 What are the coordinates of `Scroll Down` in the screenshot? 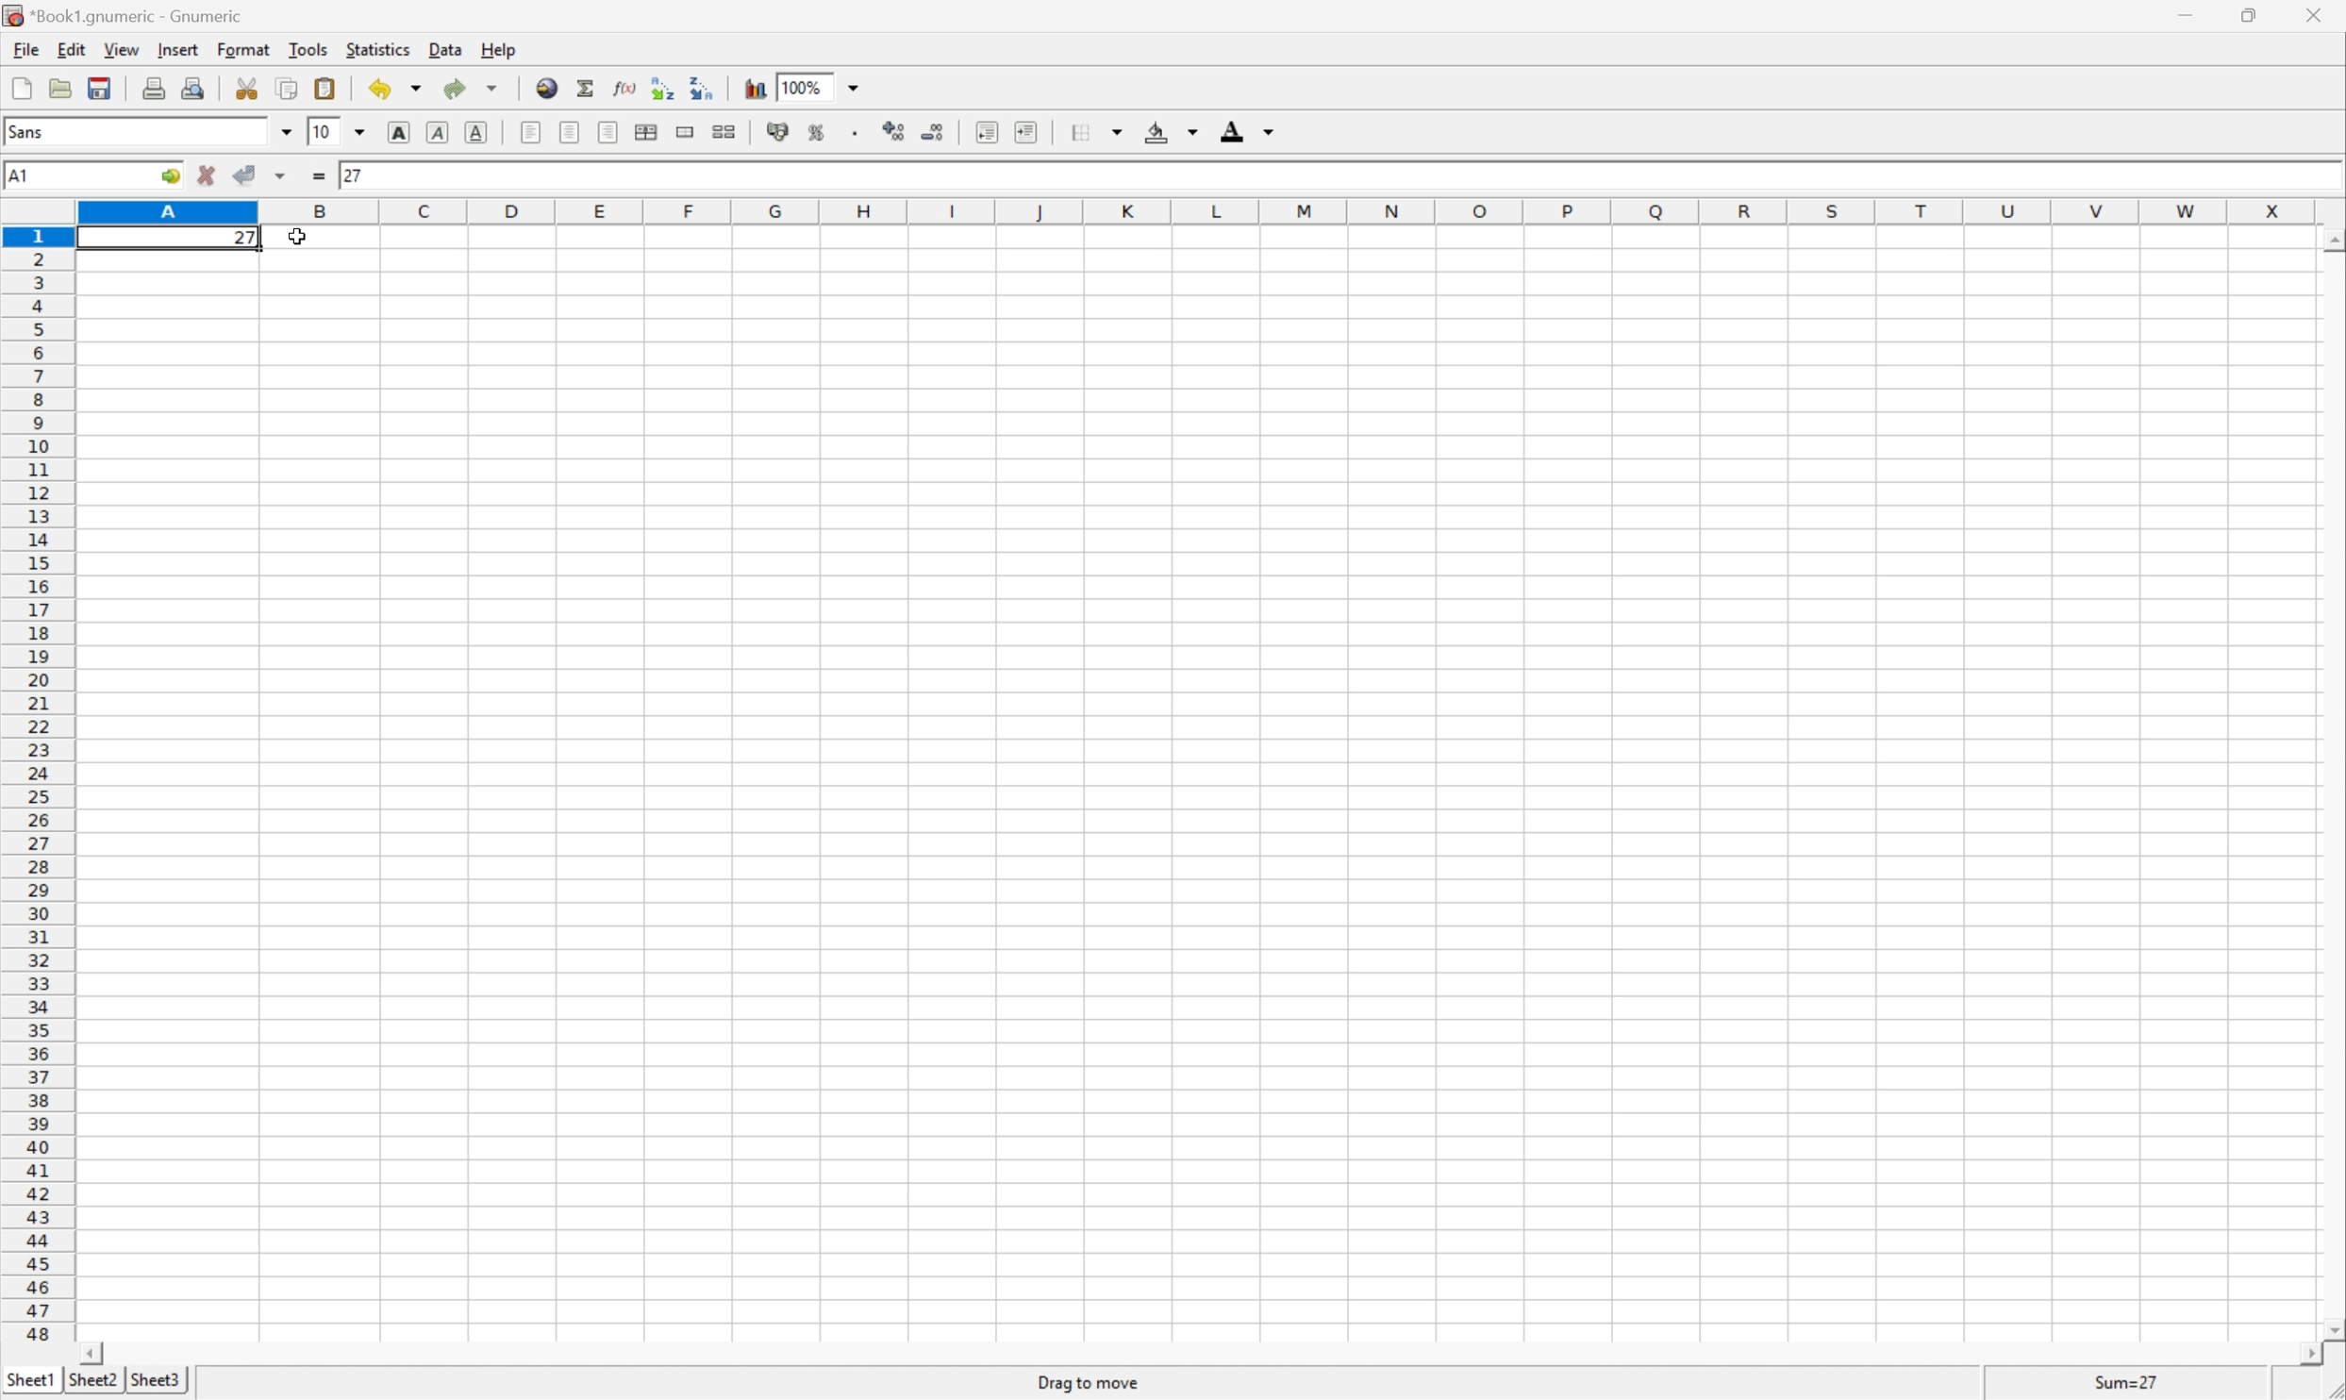 It's located at (2331, 1326).